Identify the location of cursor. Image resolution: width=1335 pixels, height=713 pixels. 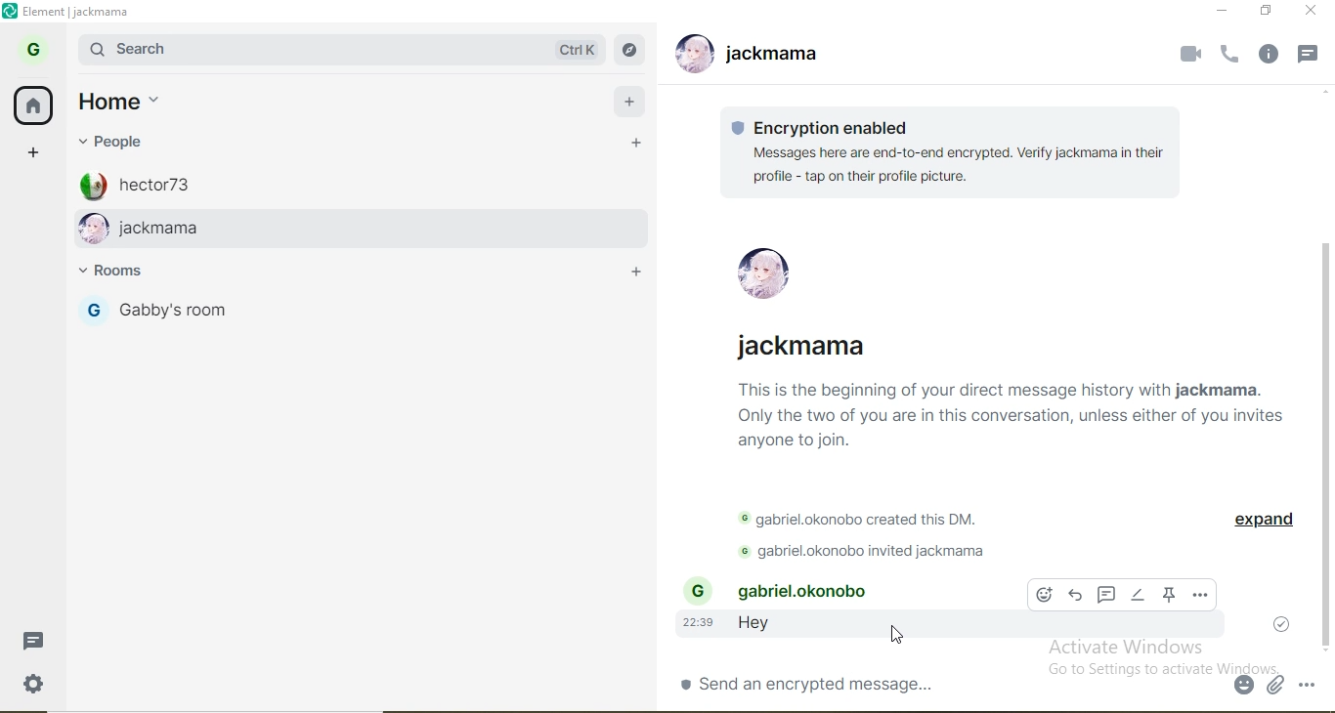
(897, 637).